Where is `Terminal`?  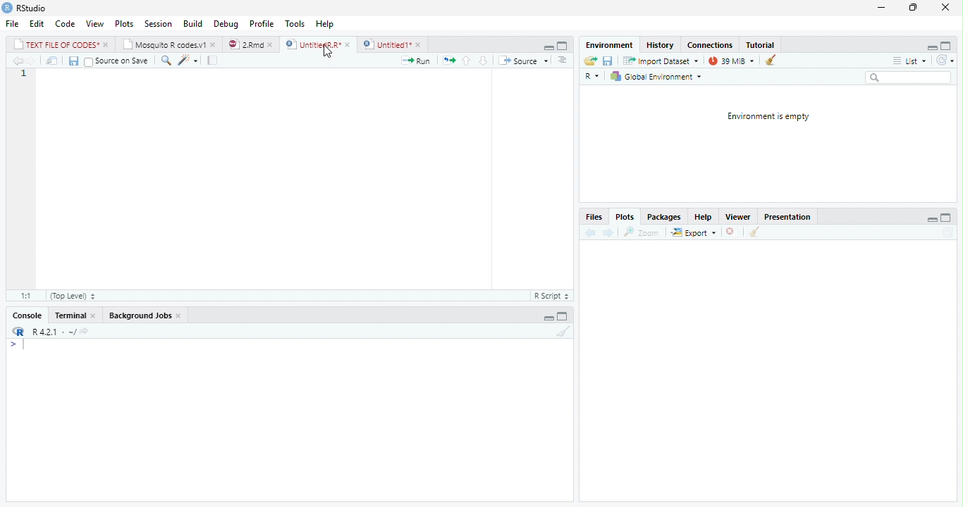 Terminal is located at coordinates (74, 316).